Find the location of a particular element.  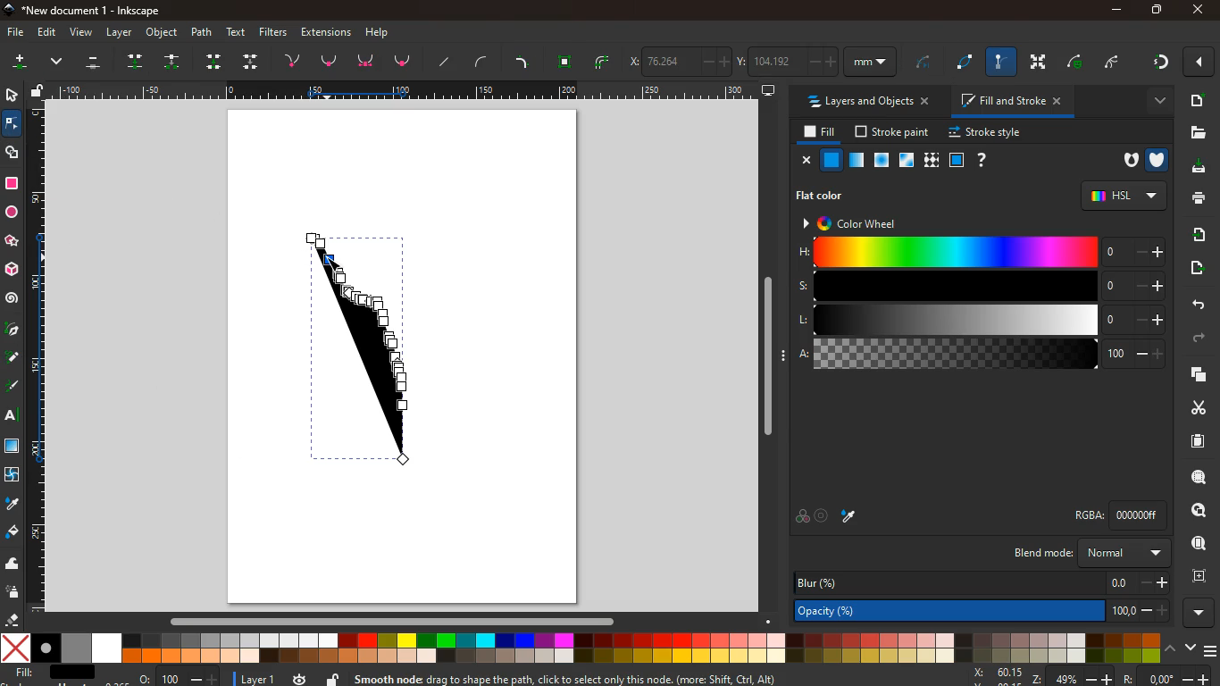

glass is located at coordinates (908, 161).